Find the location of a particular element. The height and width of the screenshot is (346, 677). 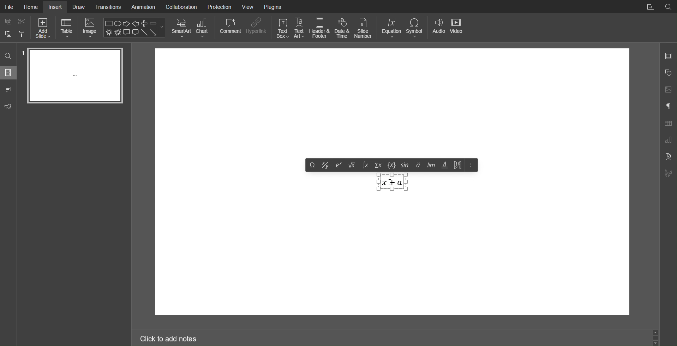

Sin is located at coordinates (406, 165).